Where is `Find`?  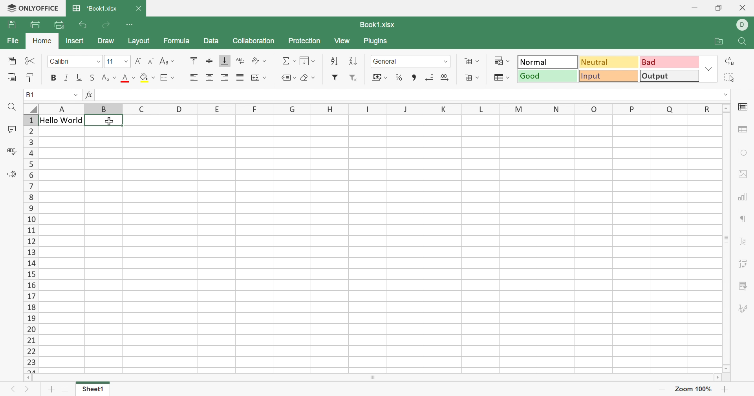 Find is located at coordinates (11, 108).